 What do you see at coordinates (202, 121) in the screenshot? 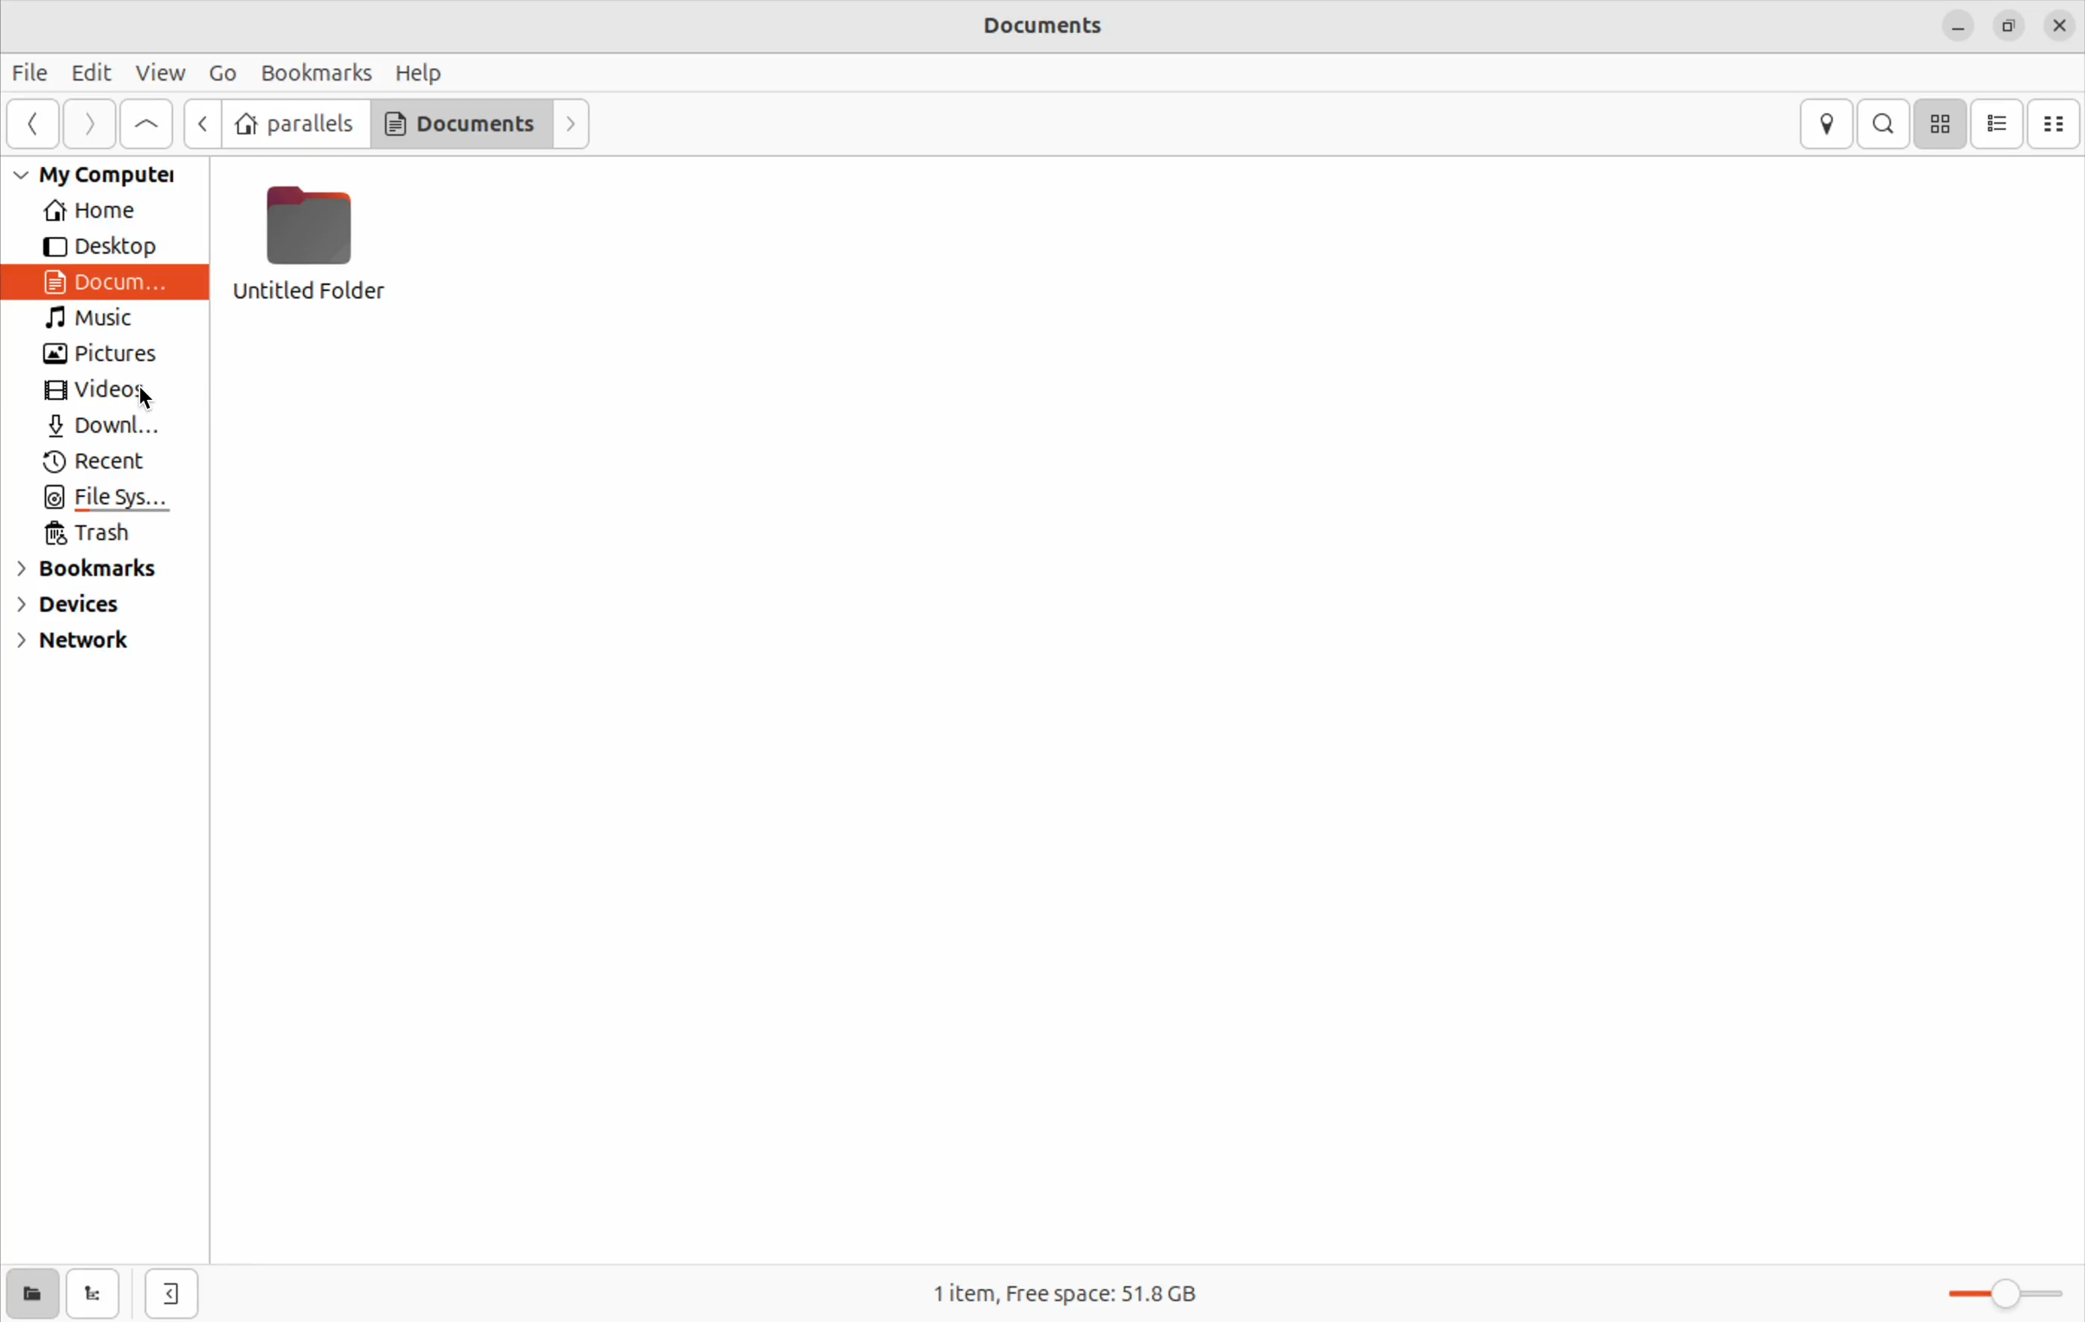
I see `Go up` at bounding box center [202, 121].